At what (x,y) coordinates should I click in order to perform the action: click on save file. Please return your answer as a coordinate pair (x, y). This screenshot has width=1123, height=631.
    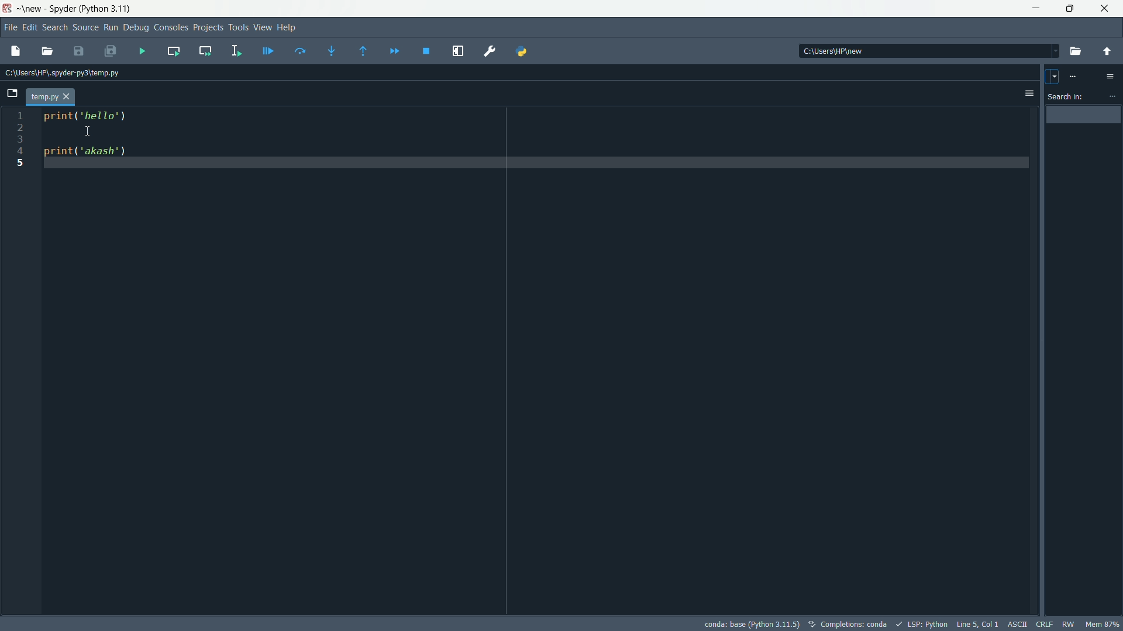
    Looking at the image, I should click on (79, 51).